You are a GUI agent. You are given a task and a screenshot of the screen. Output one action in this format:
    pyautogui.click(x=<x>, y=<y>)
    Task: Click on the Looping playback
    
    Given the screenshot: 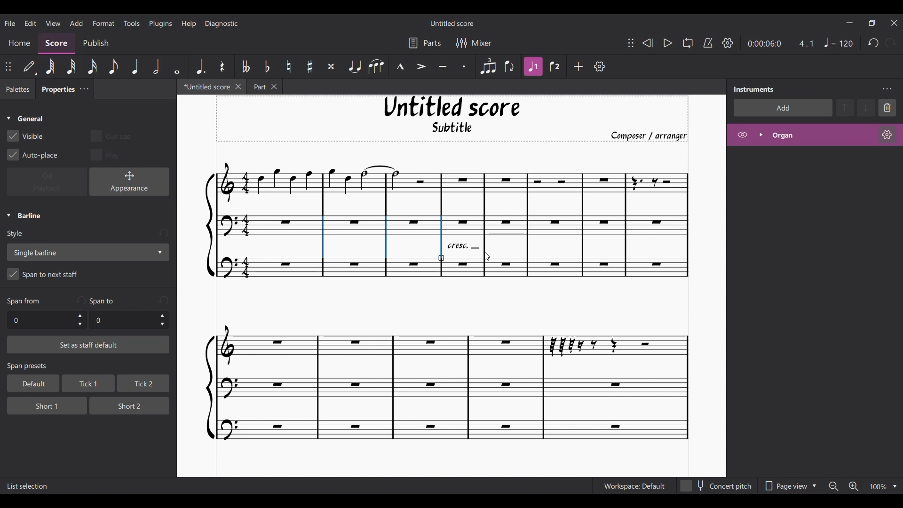 What is the action you would take?
    pyautogui.click(x=687, y=43)
    